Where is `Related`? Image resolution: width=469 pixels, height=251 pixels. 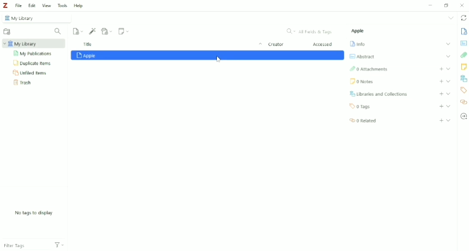 Related is located at coordinates (464, 102).